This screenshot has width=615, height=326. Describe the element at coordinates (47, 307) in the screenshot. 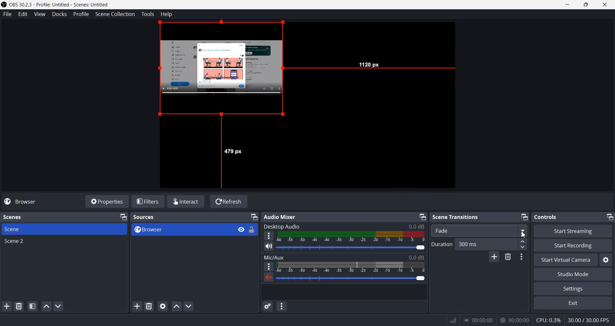

I see `Move scene up` at that location.